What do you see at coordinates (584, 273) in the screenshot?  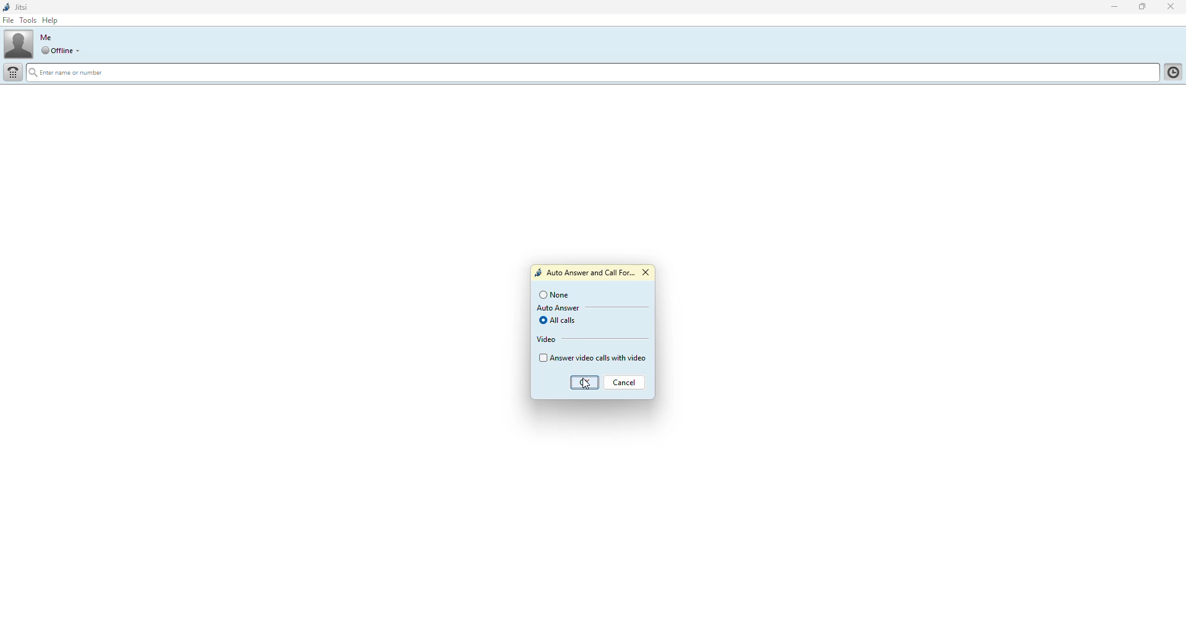 I see `auto answer call forwarding` at bounding box center [584, 273].